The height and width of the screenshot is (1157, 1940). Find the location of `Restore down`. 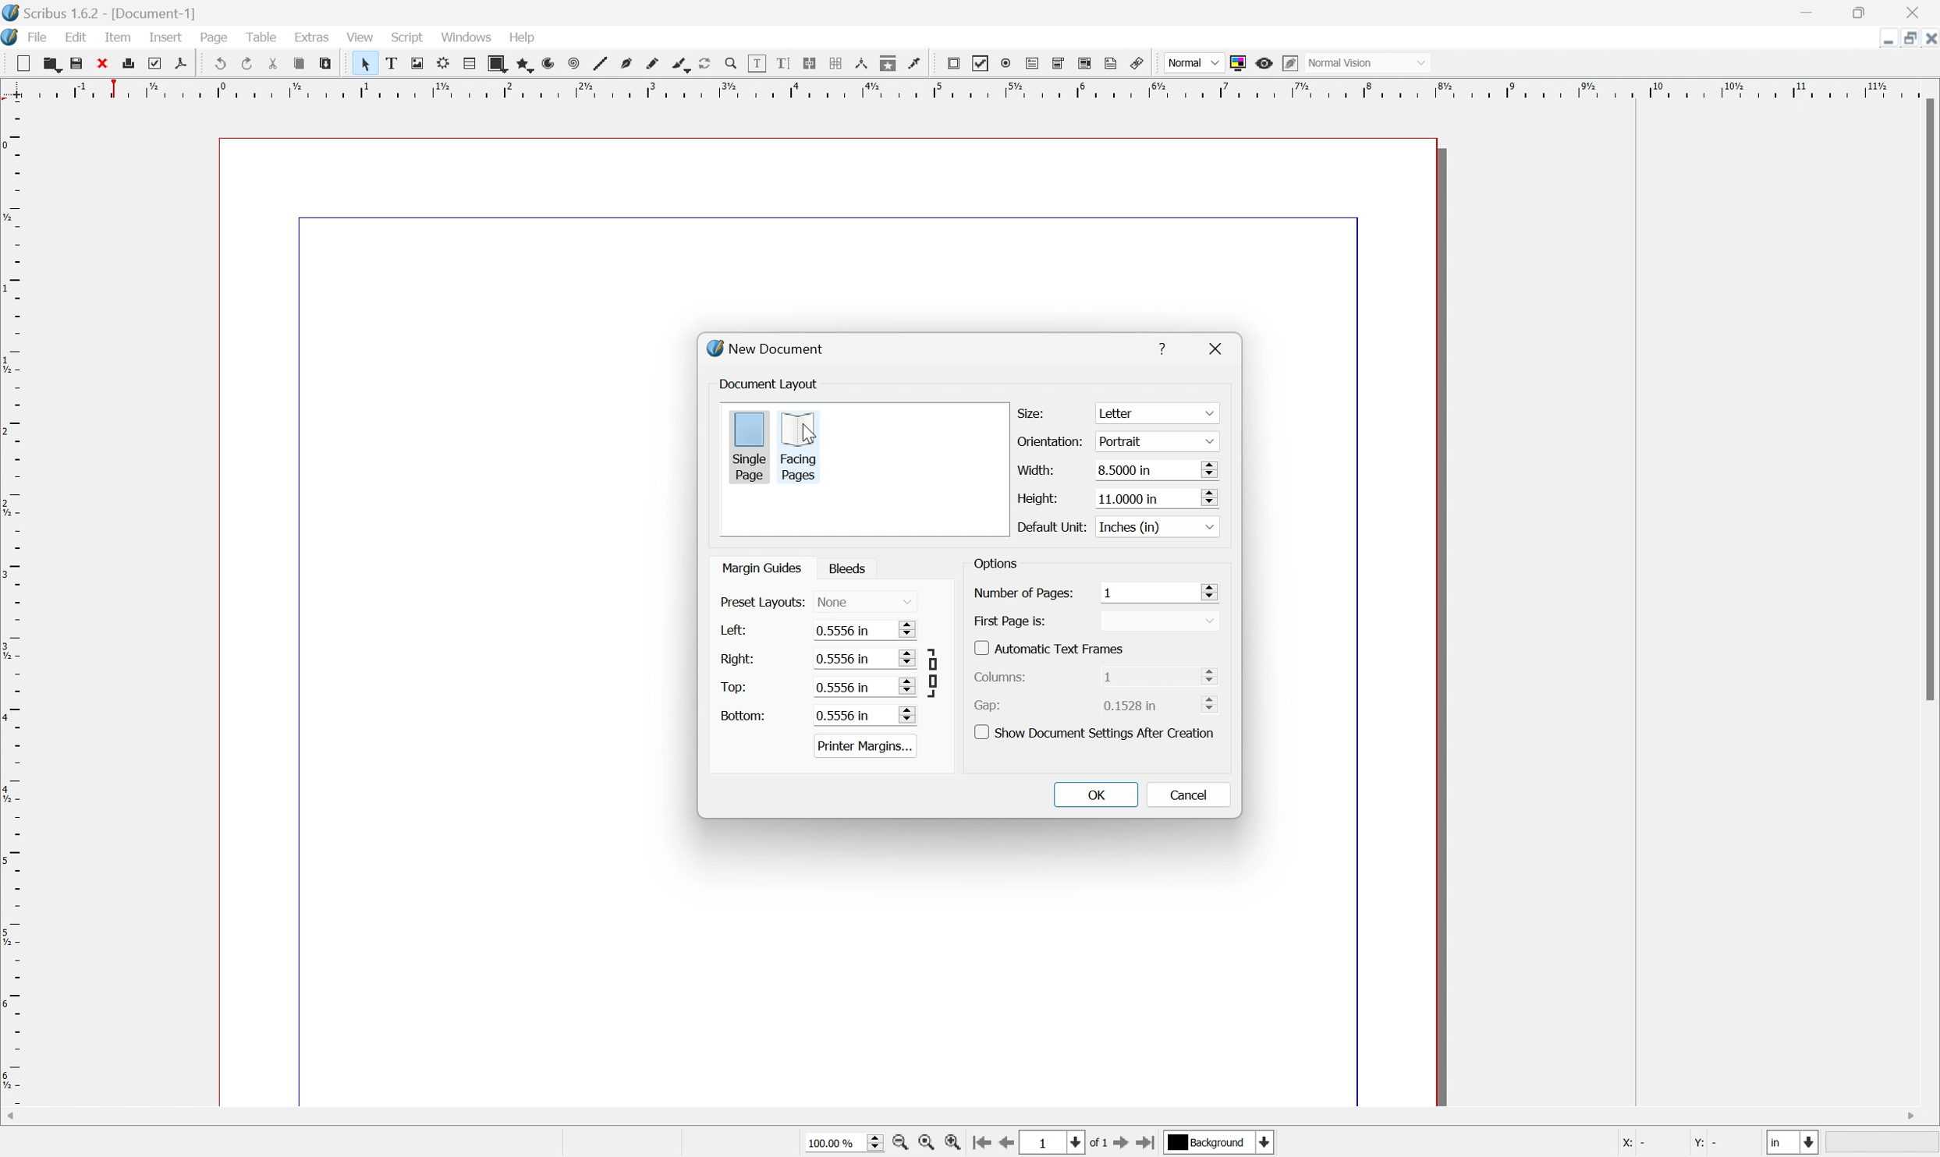

Restore down is located at coordinates (1902, 37).